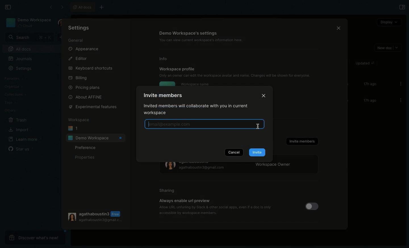 The image size is (409, 248). Describe the element at coordinates (61, 23) in the screenshot. I see `User` at that location.